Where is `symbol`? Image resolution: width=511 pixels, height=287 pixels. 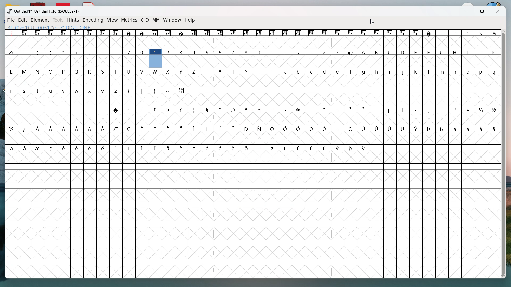 symbol is located at coordinates (130, 147).